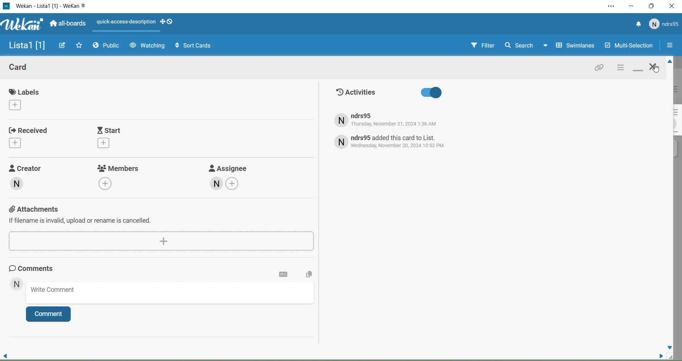  I want to click on Name, so click(25, 46).